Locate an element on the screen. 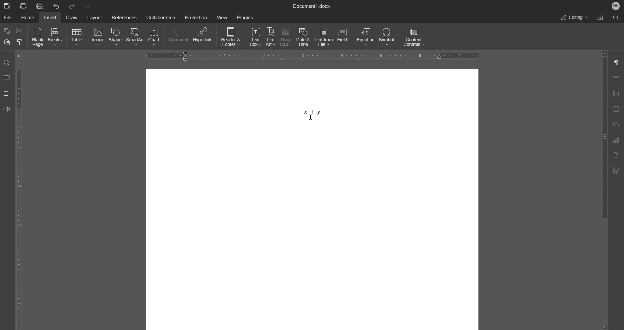  Text Art is located at coordinates (271, 38).